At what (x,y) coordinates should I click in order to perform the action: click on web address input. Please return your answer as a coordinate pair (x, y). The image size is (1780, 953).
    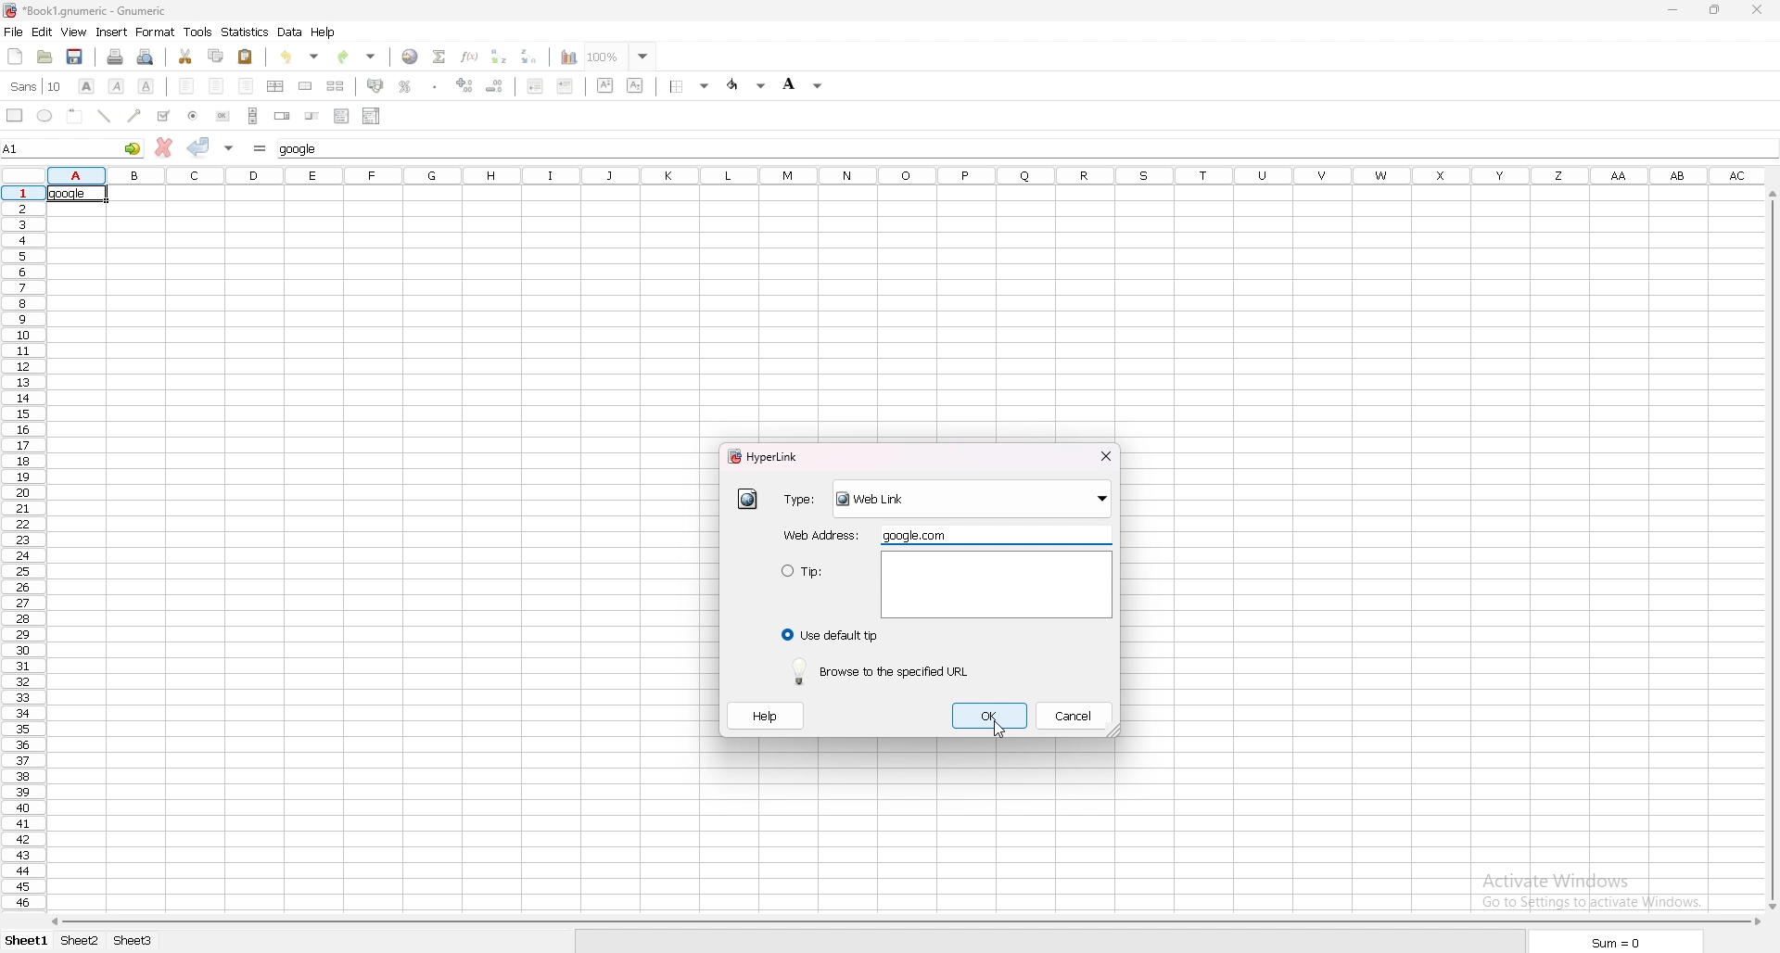
    Looking at the image, I should click on (920, 534).